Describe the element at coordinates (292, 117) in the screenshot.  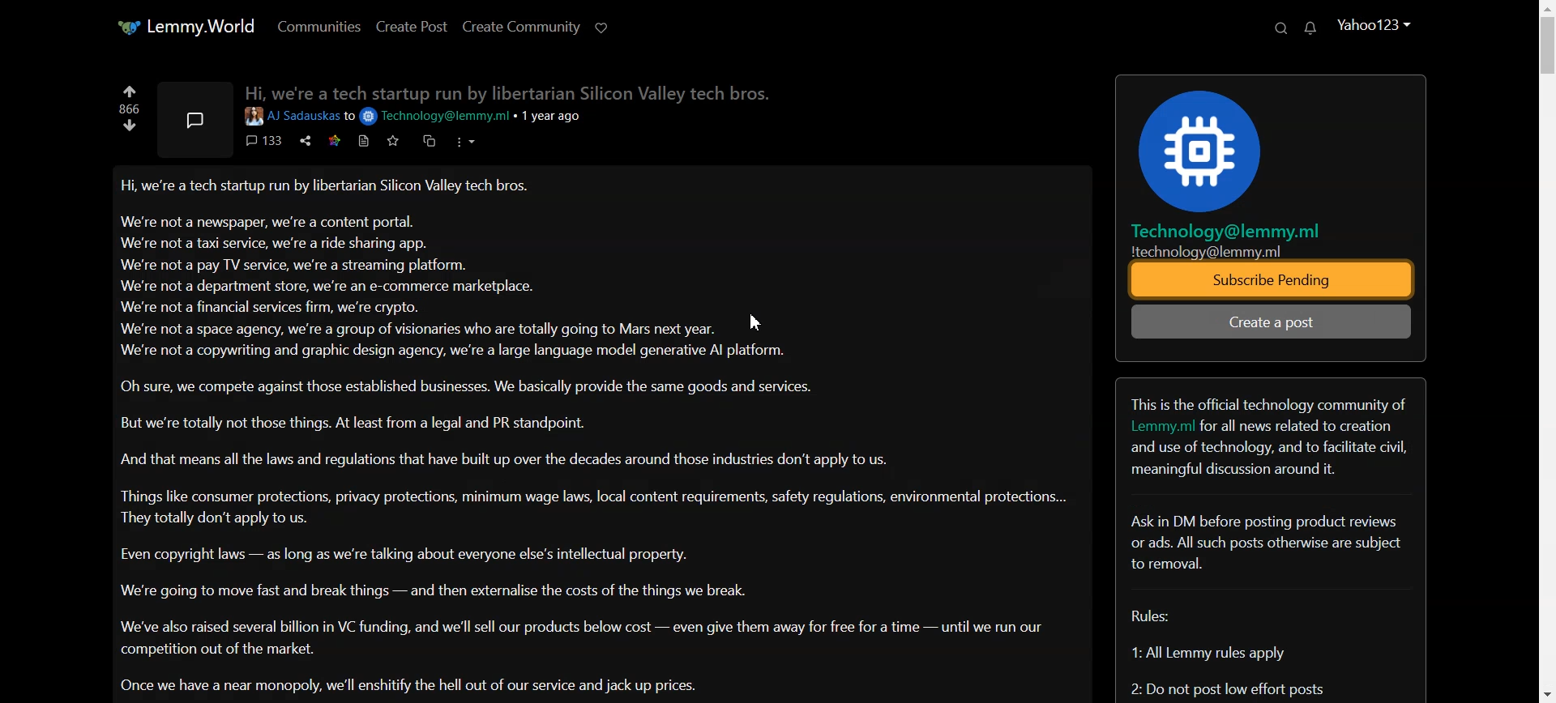
I see `User` at that location.